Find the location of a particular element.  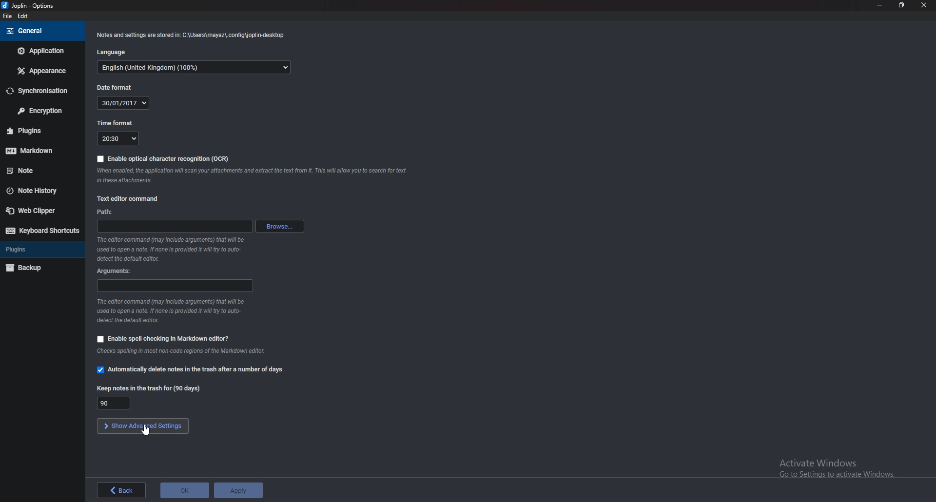

Arguments is located at coordinates (115, 272).